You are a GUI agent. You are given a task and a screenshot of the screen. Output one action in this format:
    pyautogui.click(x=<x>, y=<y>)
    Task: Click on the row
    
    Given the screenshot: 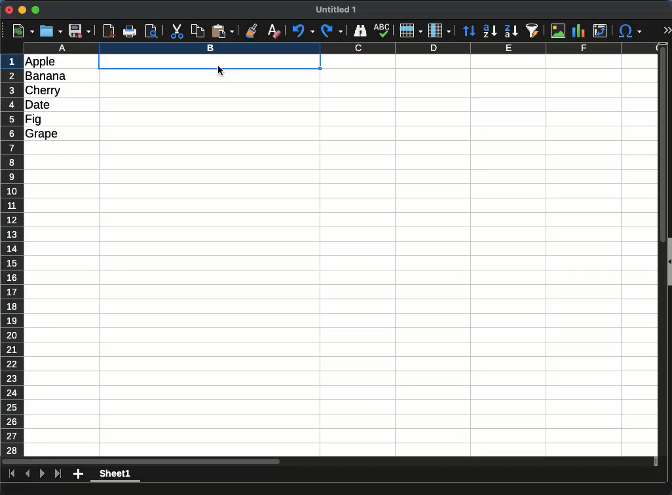 What is the action you would take?
    pyautogui.click(x=411, y=31)
    